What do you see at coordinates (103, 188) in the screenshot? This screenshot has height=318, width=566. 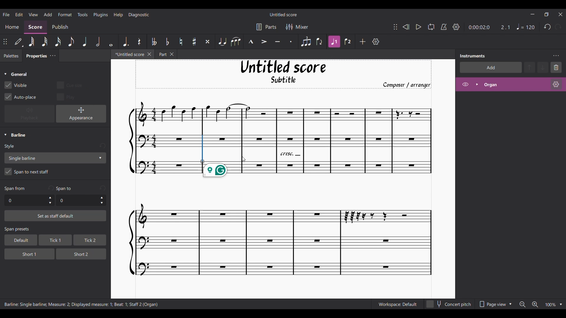 I see `Undo input made` at bounding box center [103, 188].